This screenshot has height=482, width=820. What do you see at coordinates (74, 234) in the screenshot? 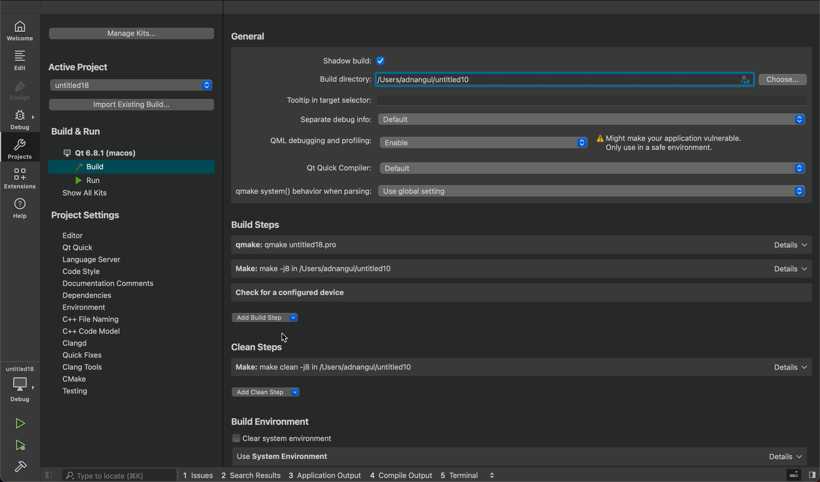
I see `Editor` at bounding box center [74, 234].